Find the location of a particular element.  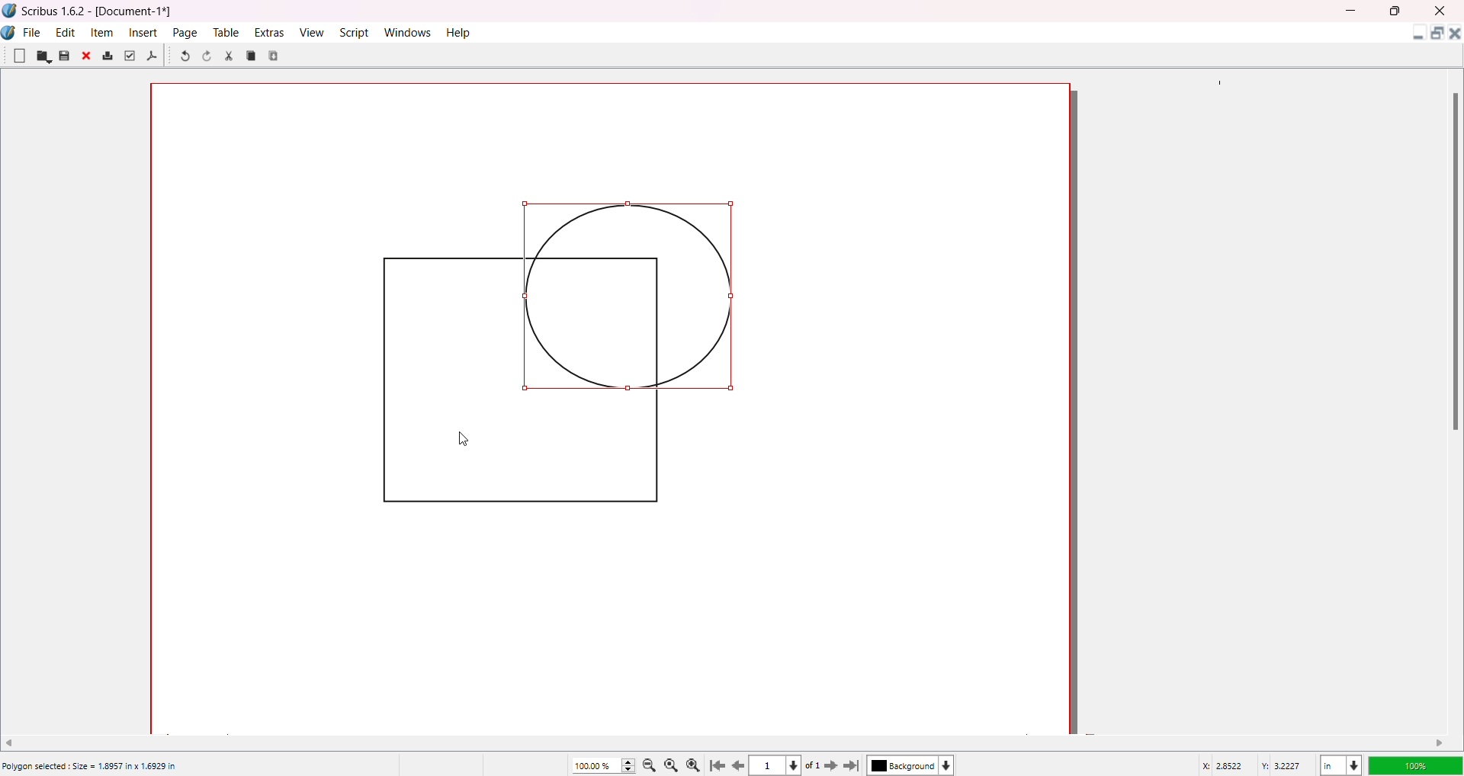

View is located at coordinates (310, 31).